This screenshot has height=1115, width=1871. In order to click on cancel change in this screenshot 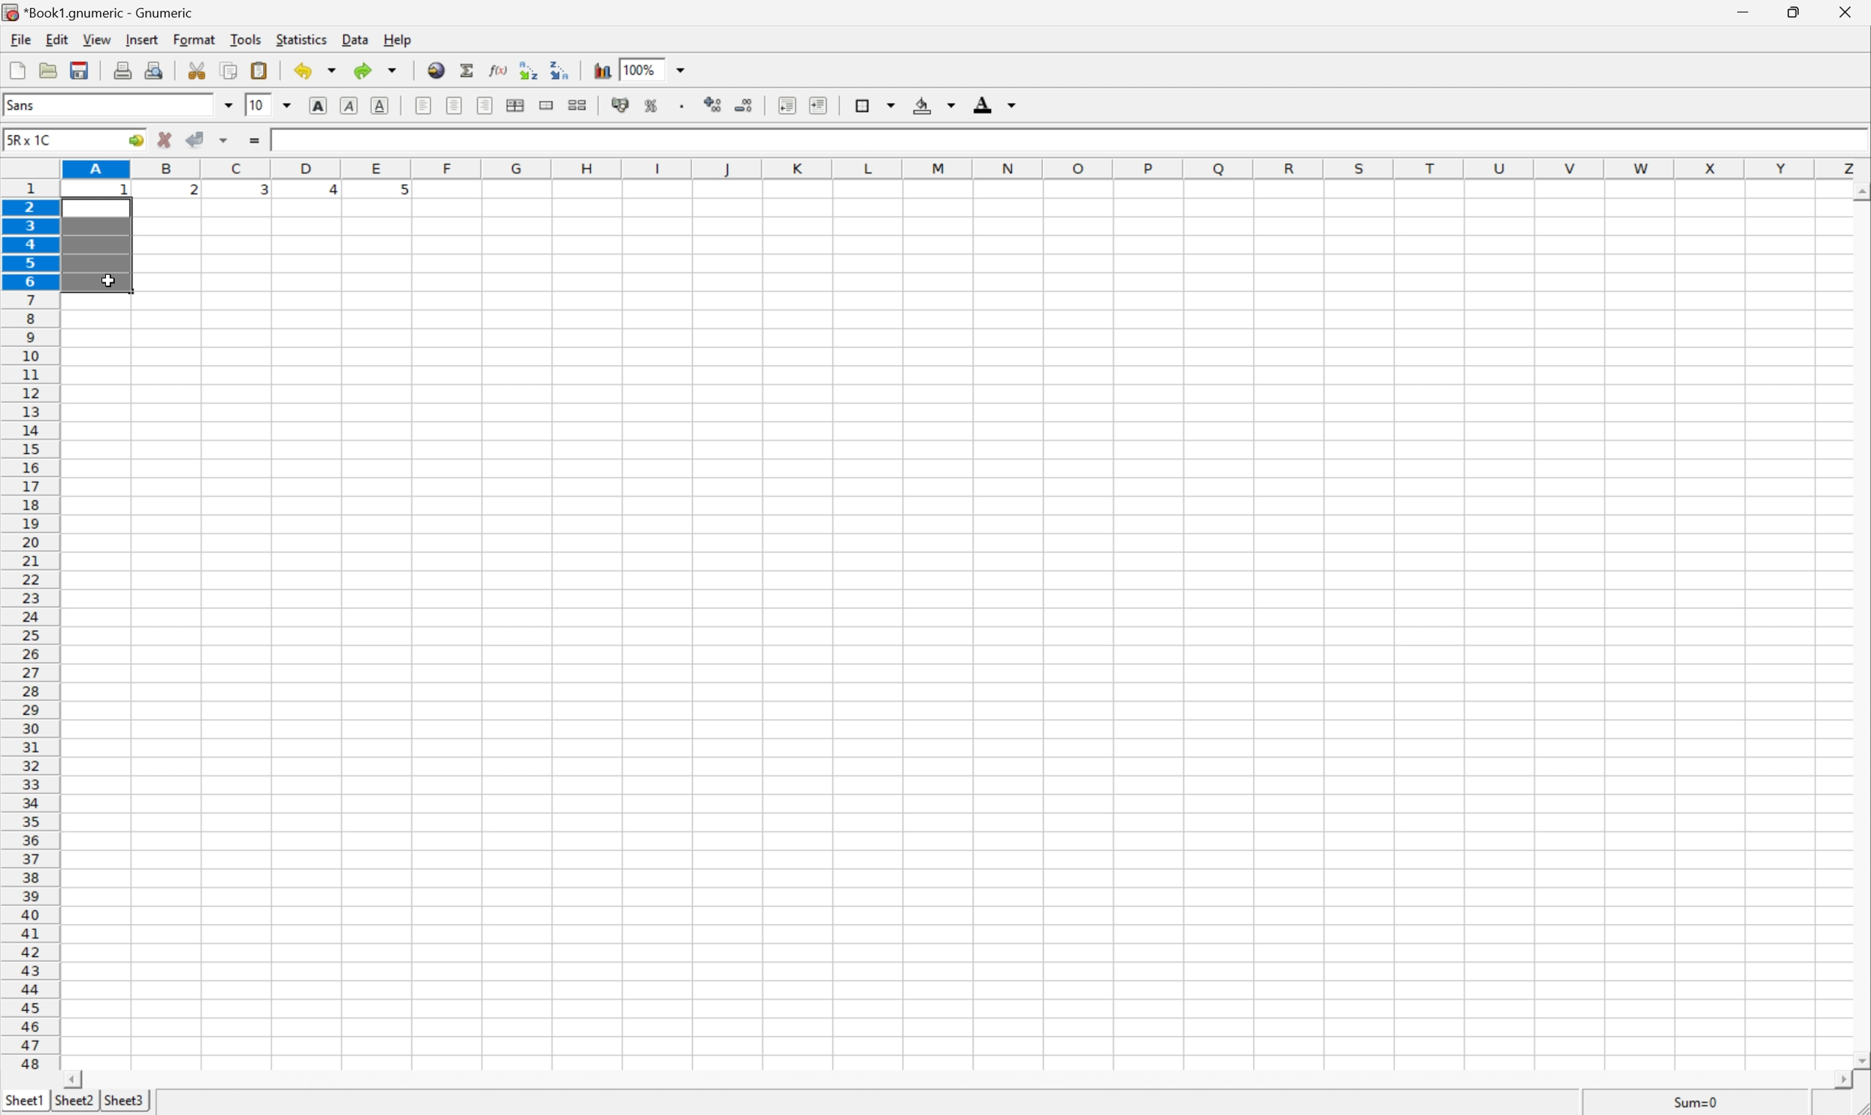, I will do `click(165, 141)`.